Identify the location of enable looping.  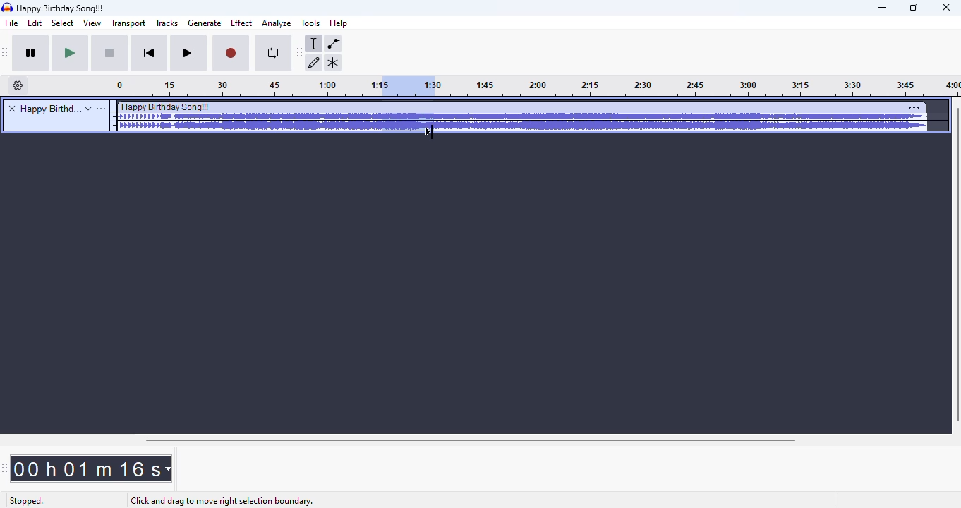
(271, 54).